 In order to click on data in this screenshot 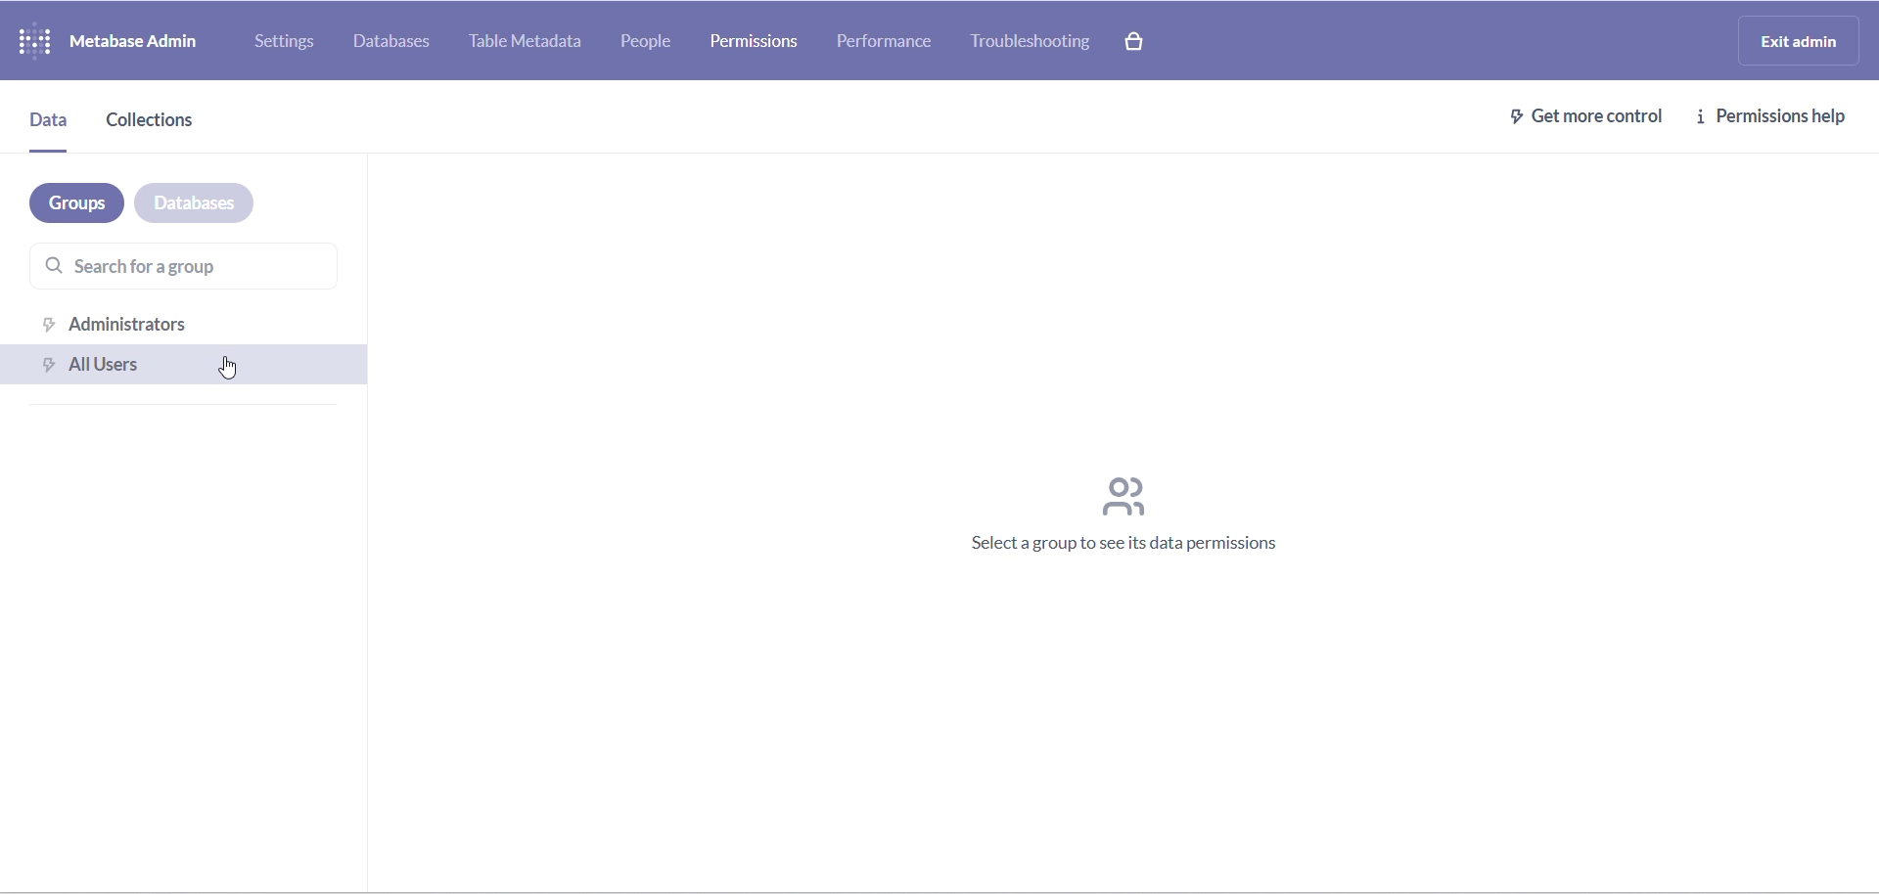, I will do `click(48, 127)`.